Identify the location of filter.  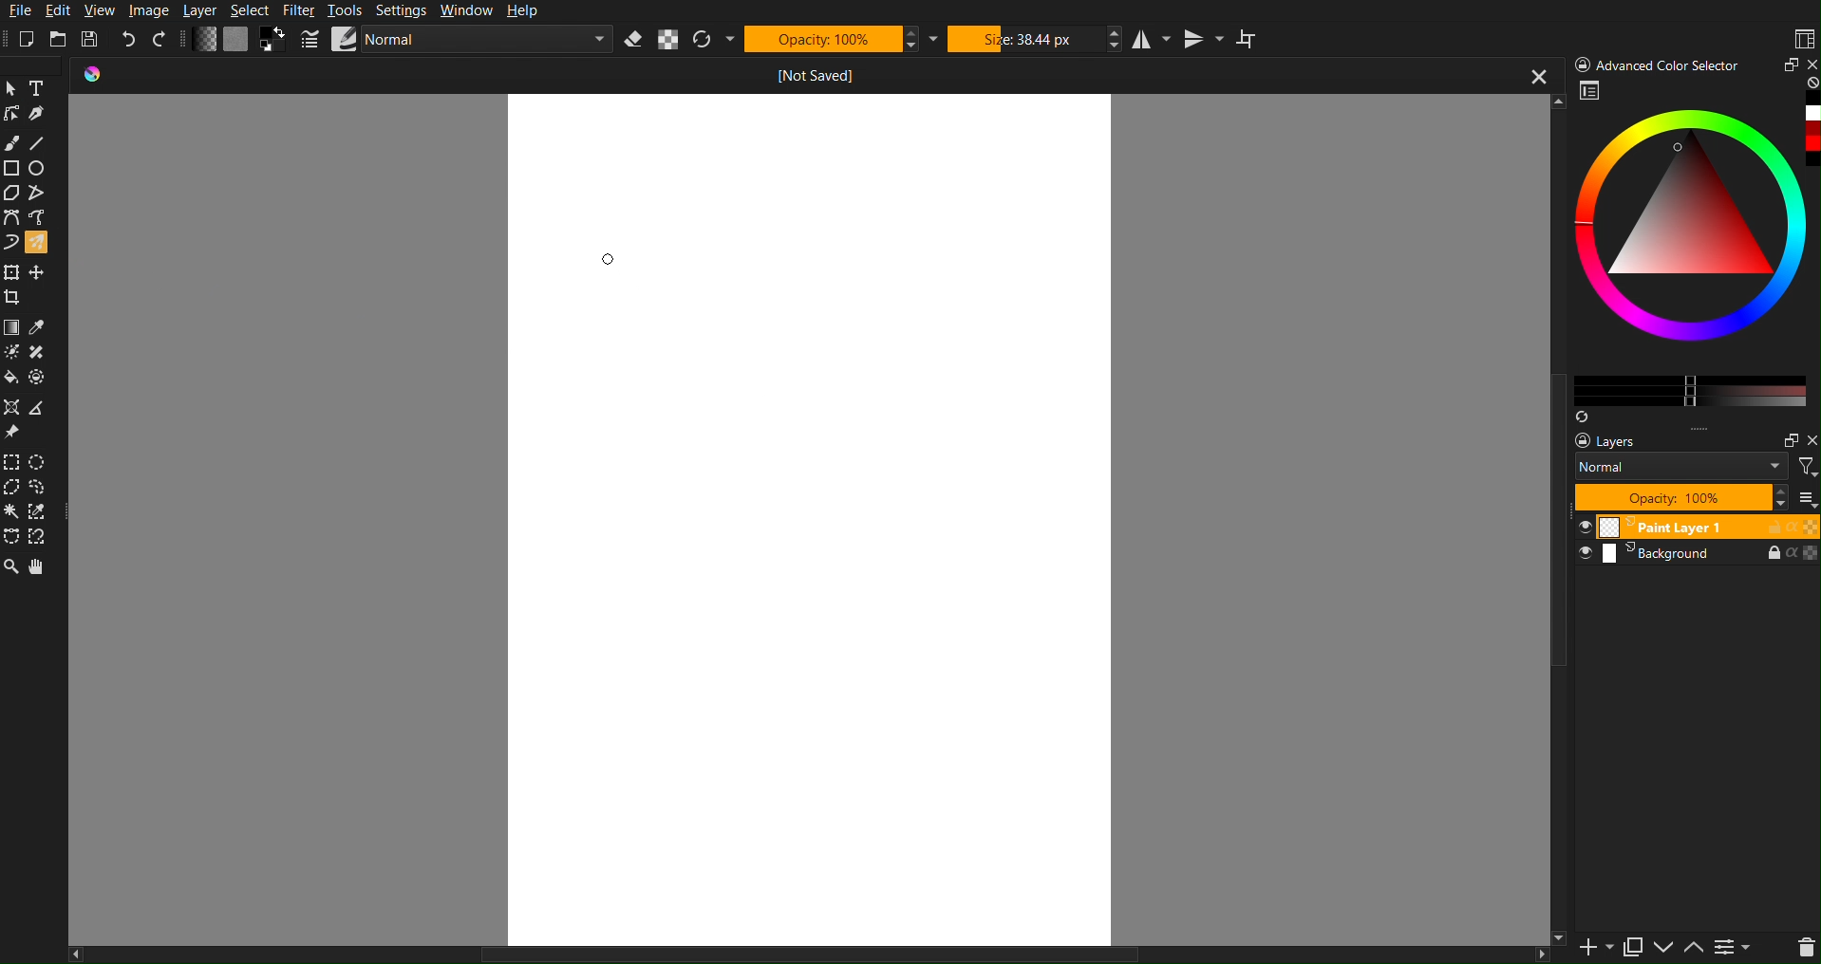
(1805, 466).